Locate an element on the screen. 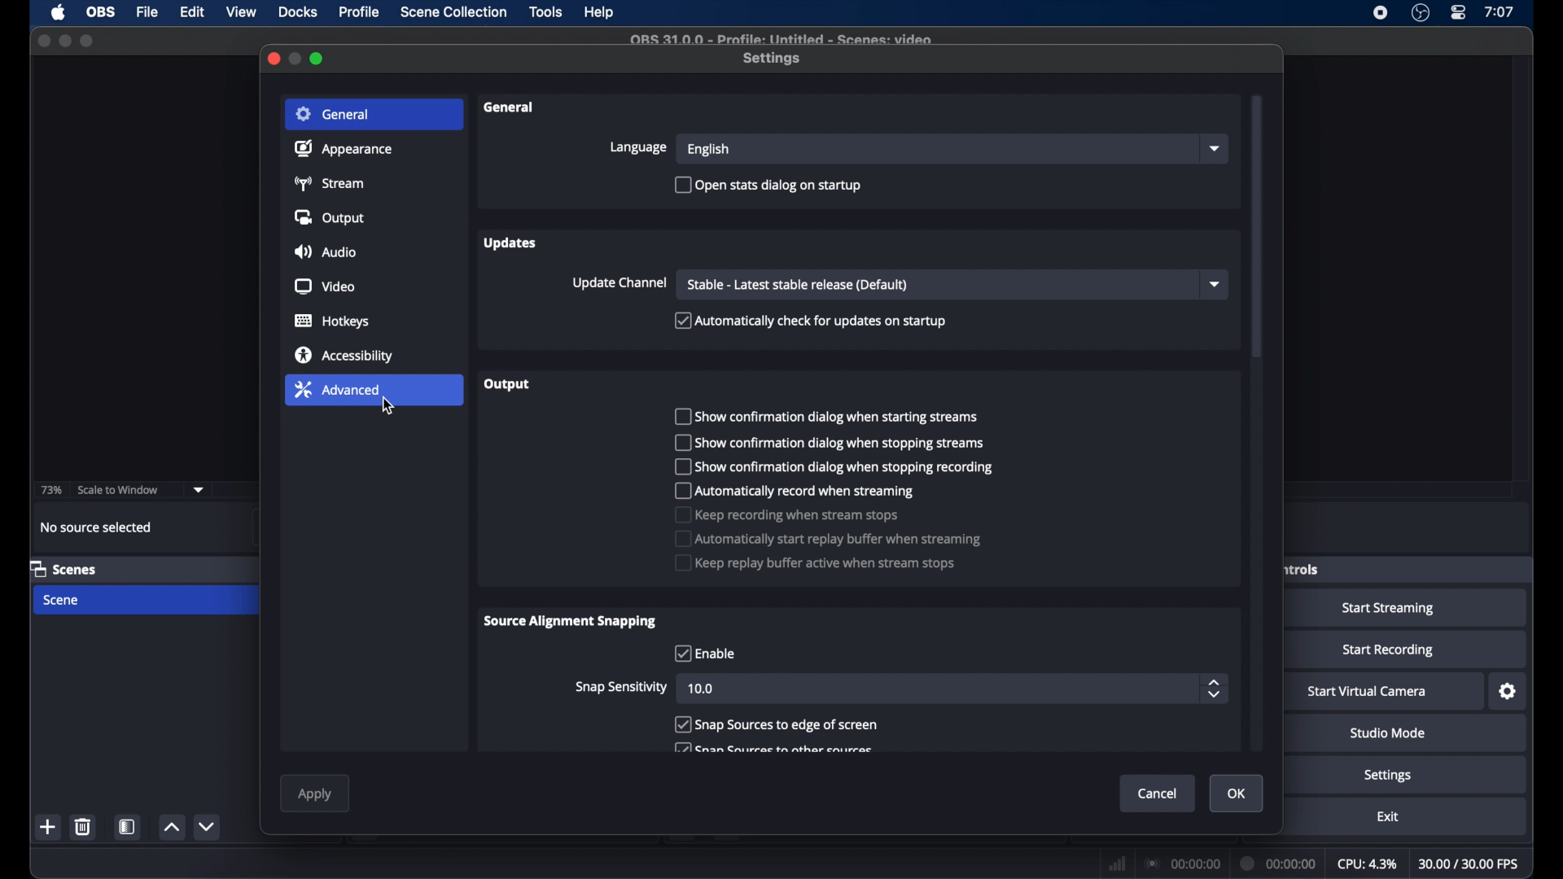 The height and width of the screenshot is (879, 1563). checkbox is located at coordinates (771, 184).